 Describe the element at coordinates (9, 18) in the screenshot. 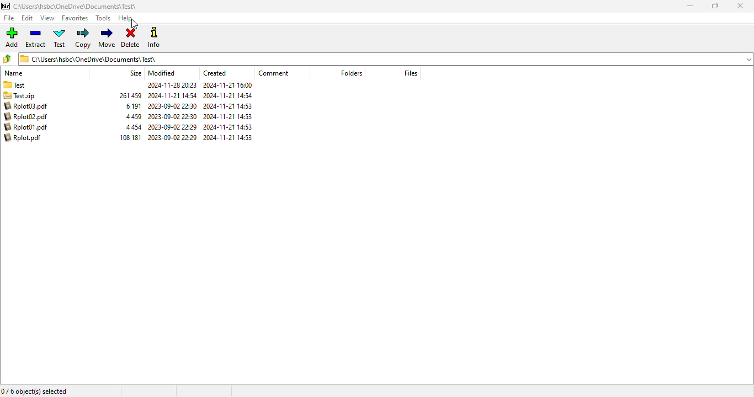

I see `file` at that location.